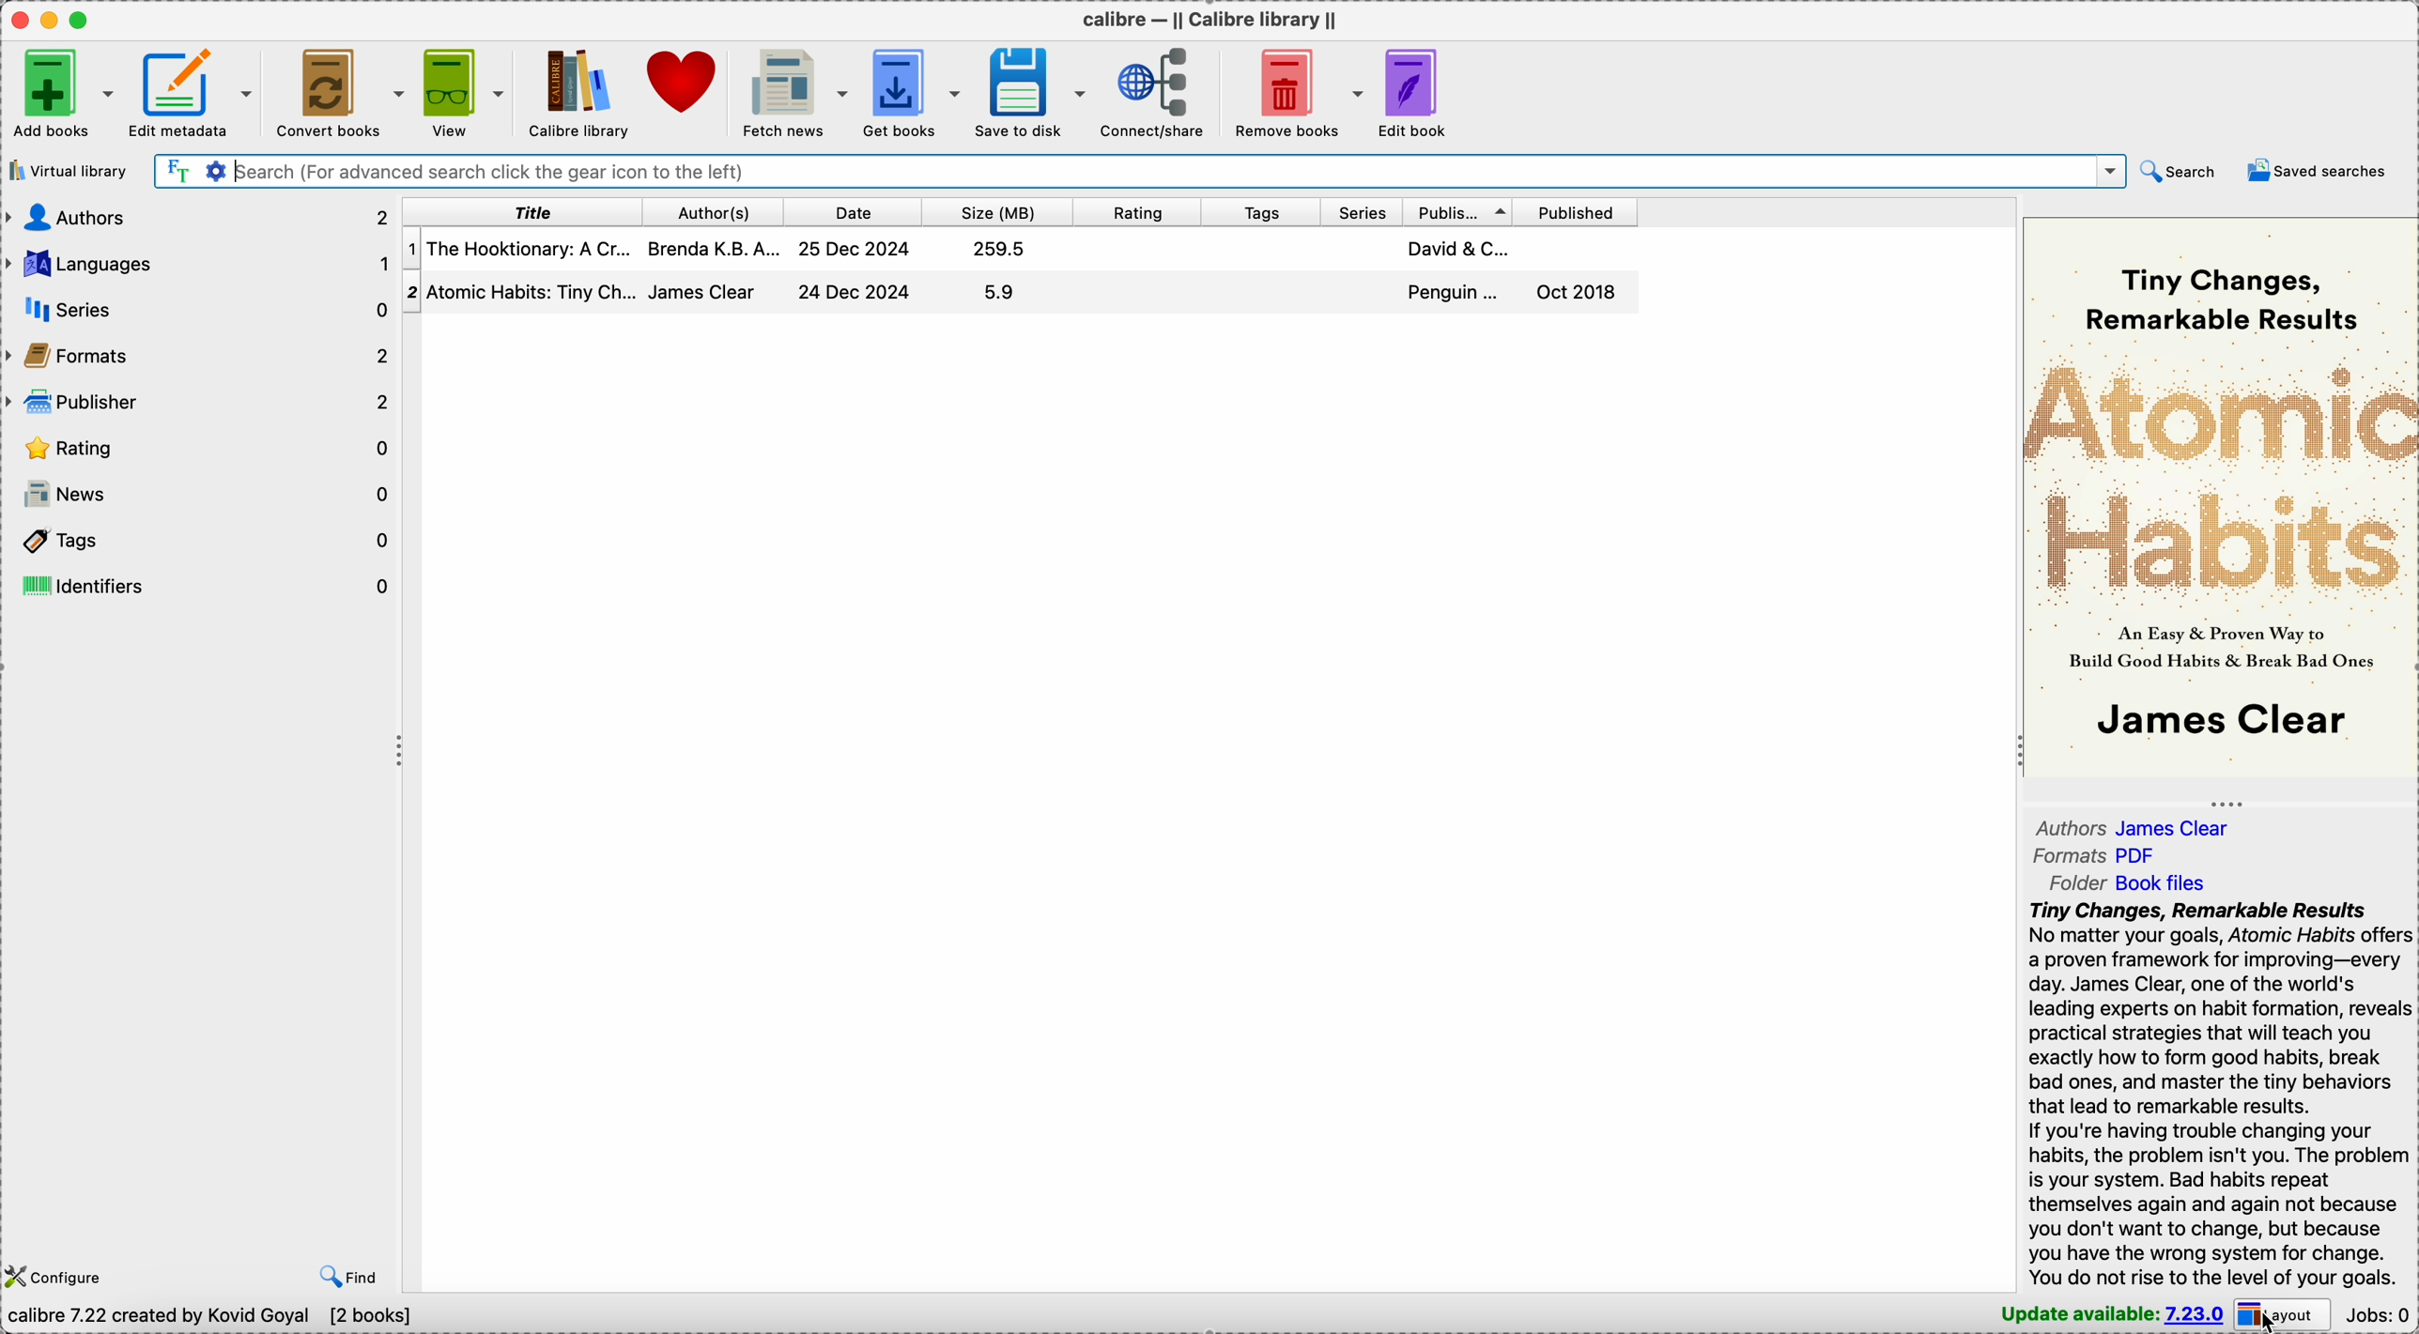  I want to click on cursor, so click(2267, 1321).